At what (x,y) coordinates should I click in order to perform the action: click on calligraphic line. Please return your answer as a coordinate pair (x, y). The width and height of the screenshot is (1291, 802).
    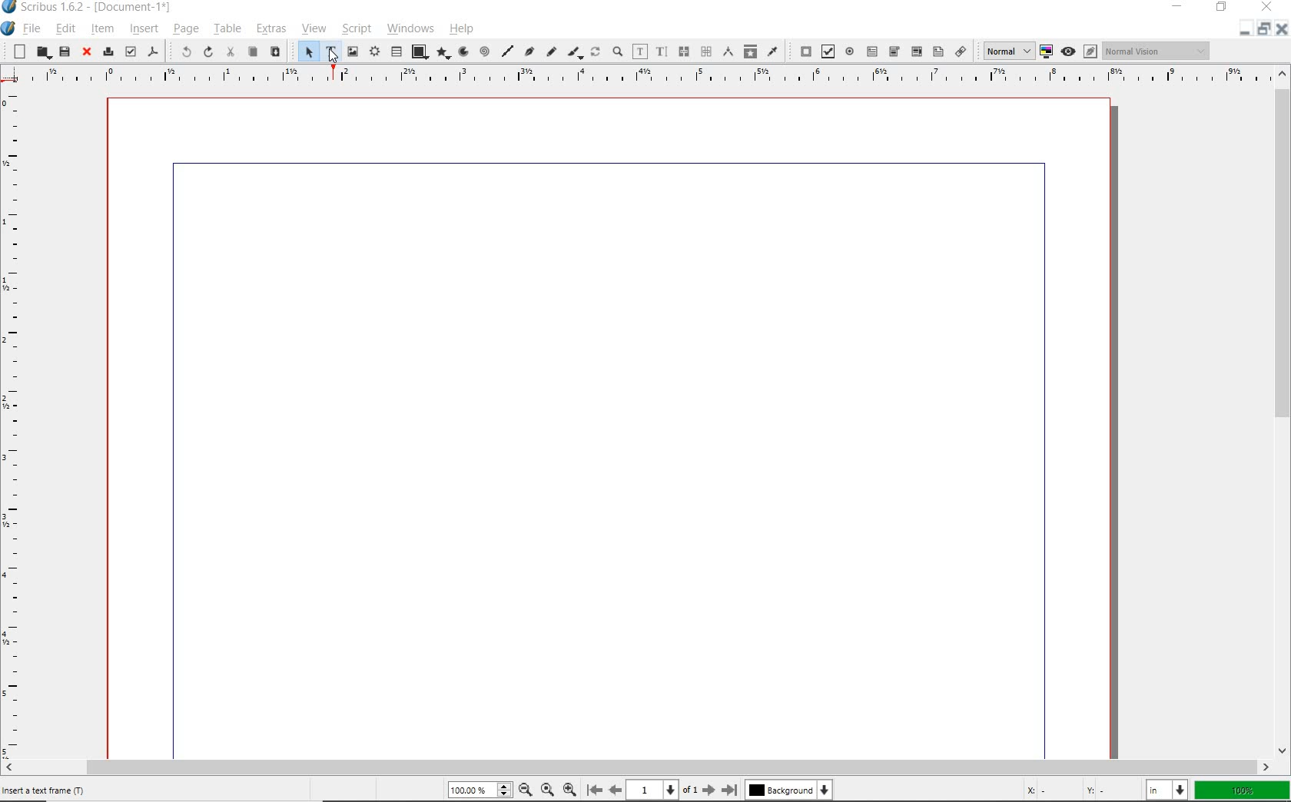
    Looking at the image, I should click on (576, 53).